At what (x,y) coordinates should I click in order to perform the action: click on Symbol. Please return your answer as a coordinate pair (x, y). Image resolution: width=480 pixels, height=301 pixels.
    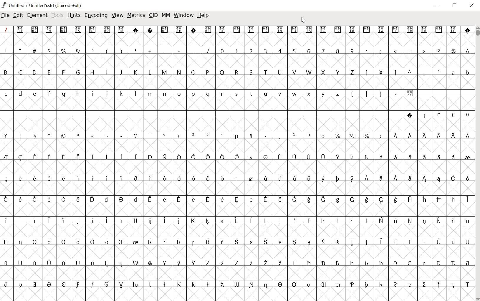
    Looking at the image, I should click on (324, 135).